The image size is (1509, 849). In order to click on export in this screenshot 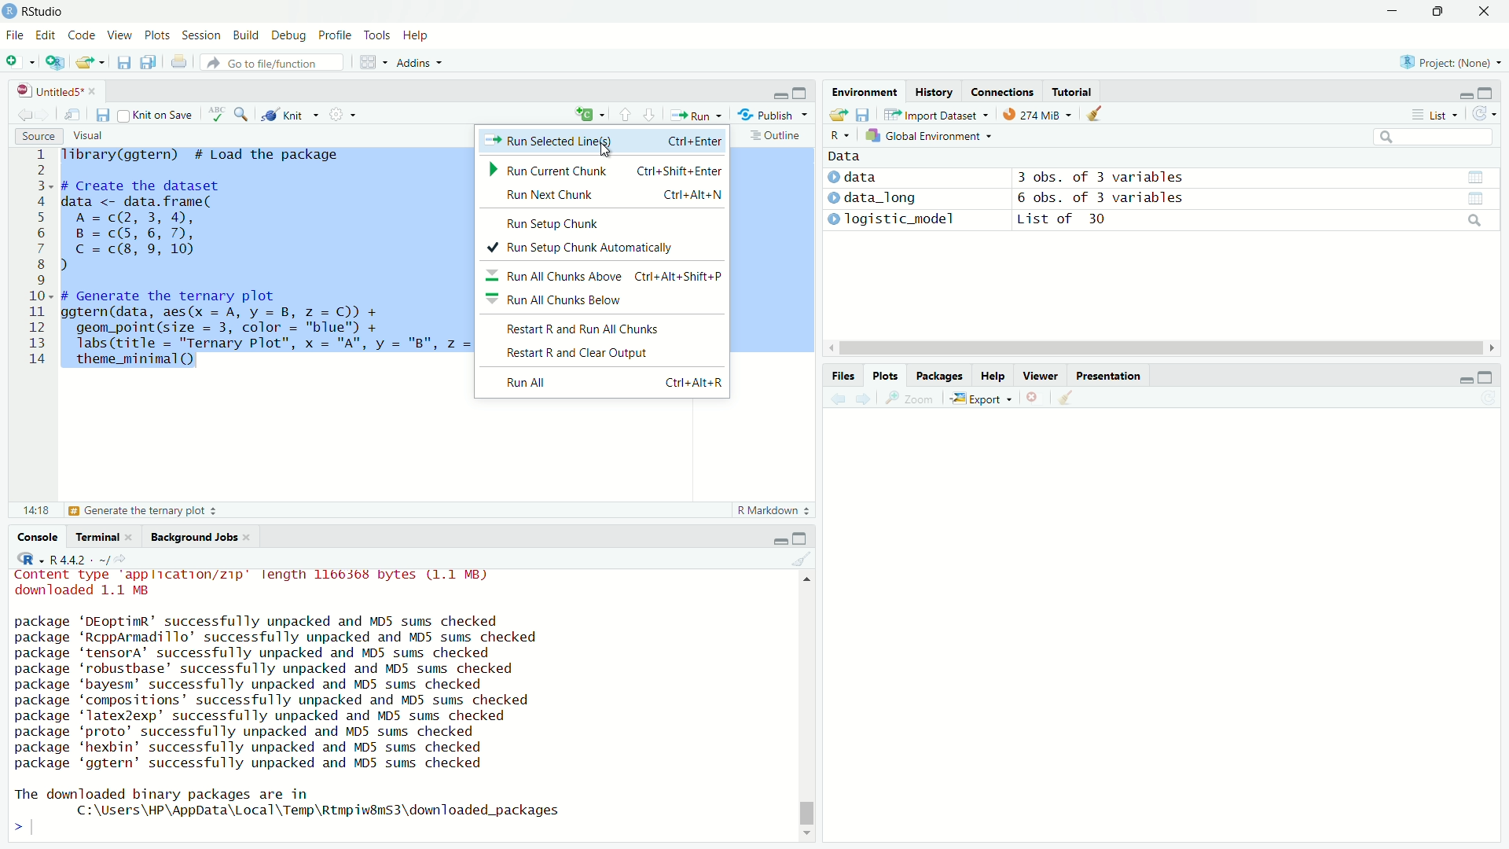, I will do `click(93, 63)`.